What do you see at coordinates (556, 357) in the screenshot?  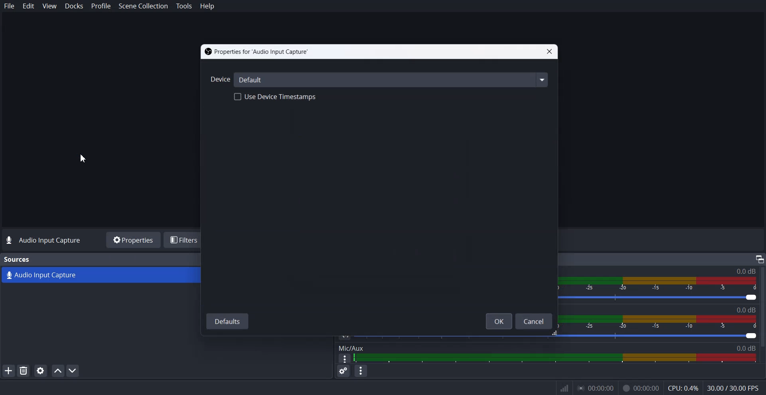 I see `Sound Panel` at bounding box center [556, 357].